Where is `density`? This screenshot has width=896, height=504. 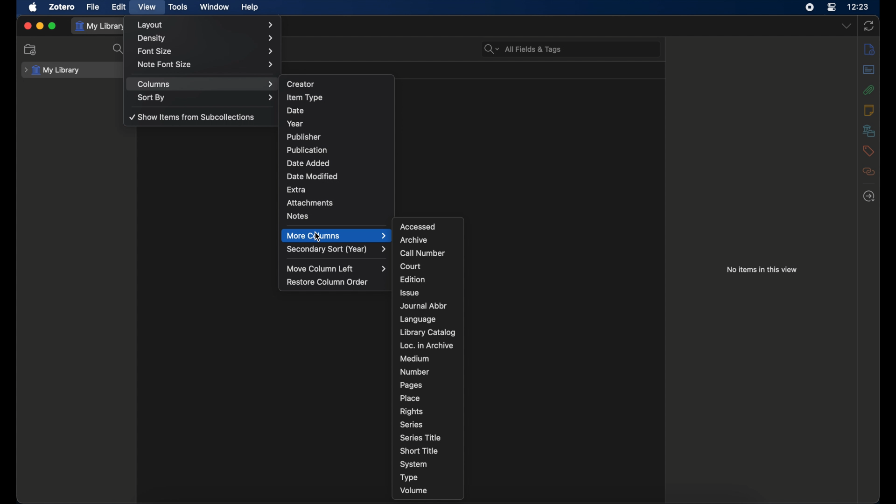
density is located at coordinates (206, 38).